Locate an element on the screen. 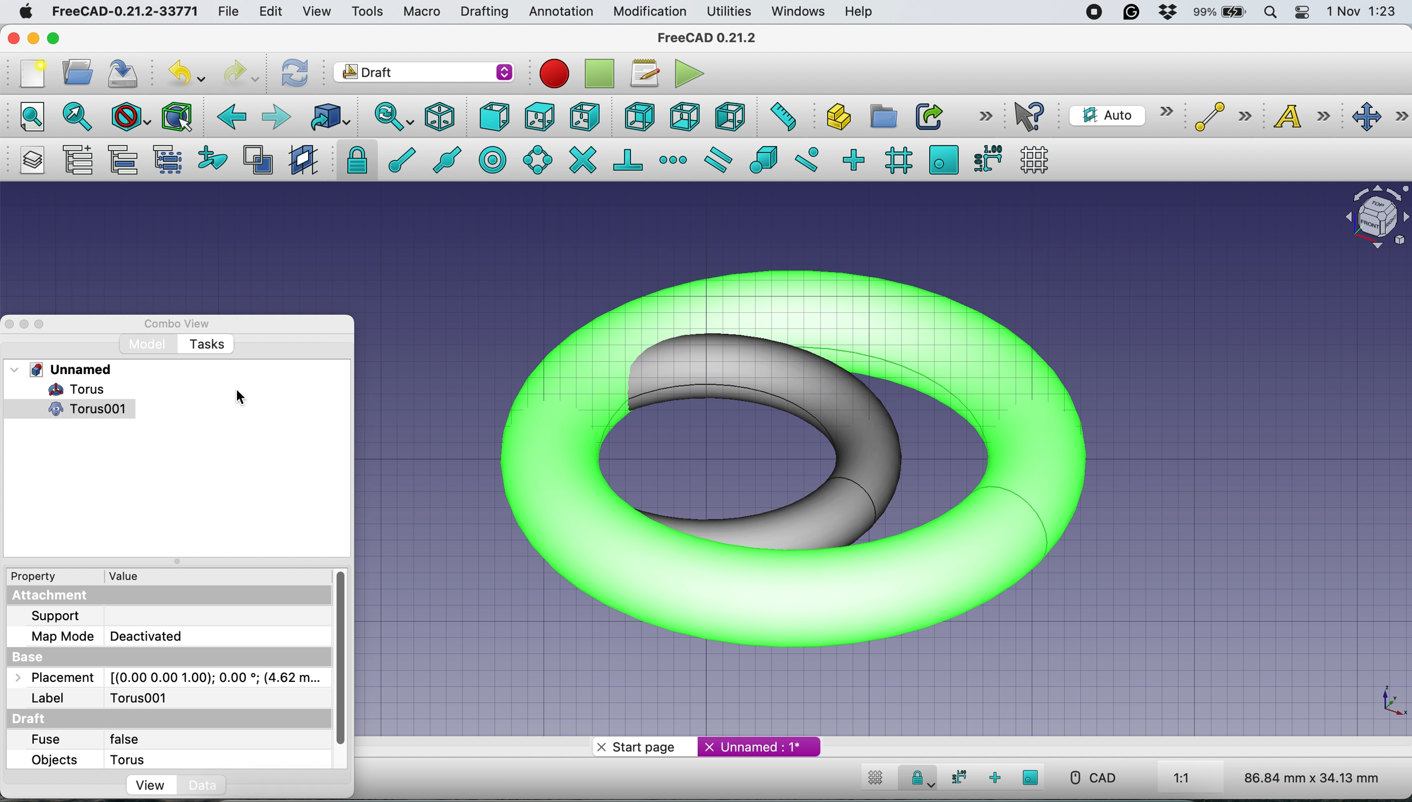 The width and height of the screenshot is (1412, 802). snap intersection is located at coordinates (582, 160).